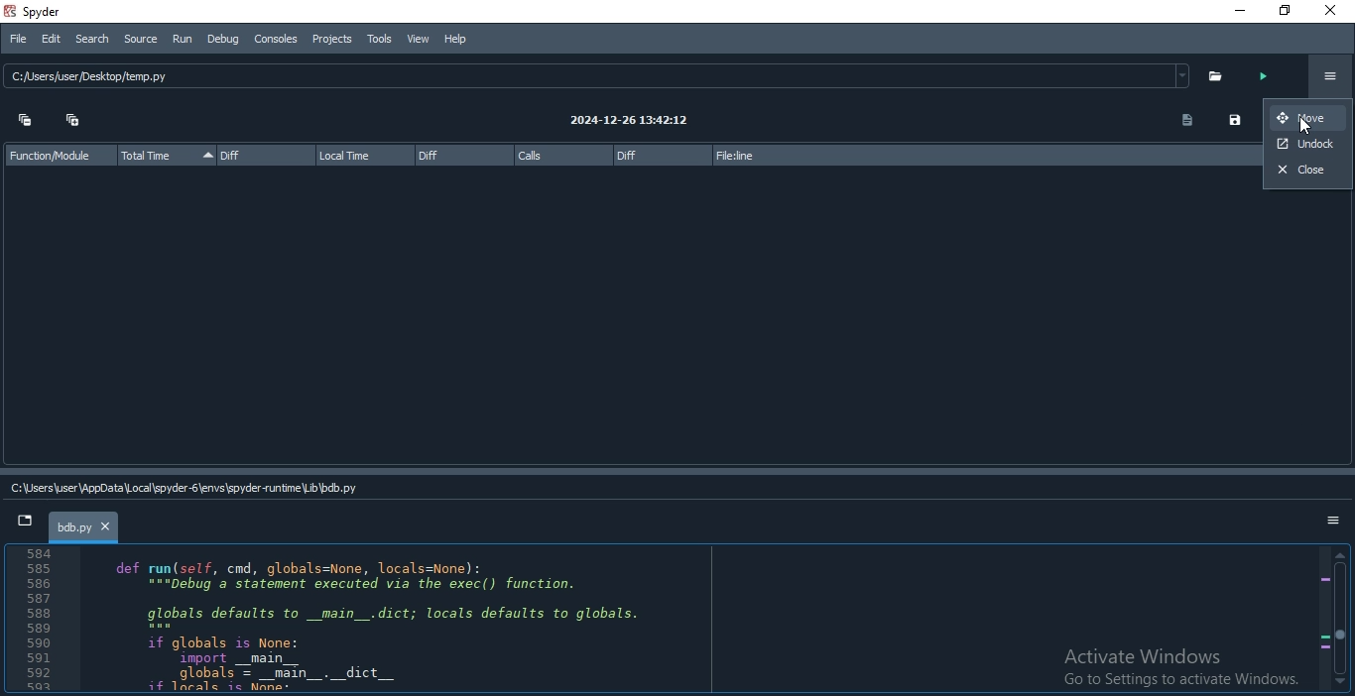  I want to click on Diff, so click(464, 156).